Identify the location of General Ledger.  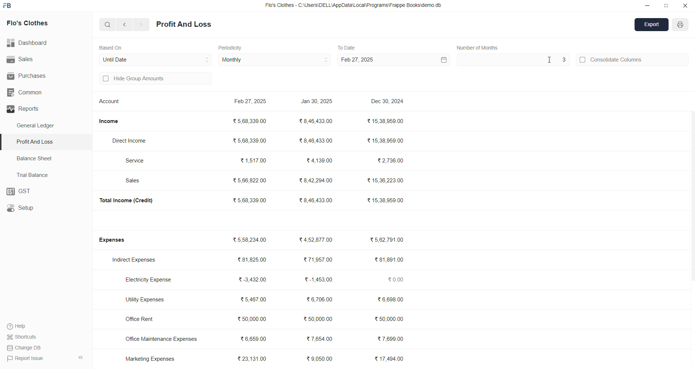
(39, 126).